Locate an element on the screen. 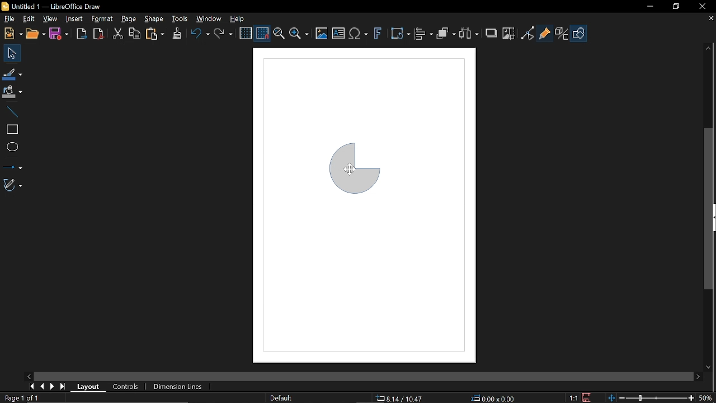 This screenshot has height=403, width=716. View is located at coordinates (49, 19).